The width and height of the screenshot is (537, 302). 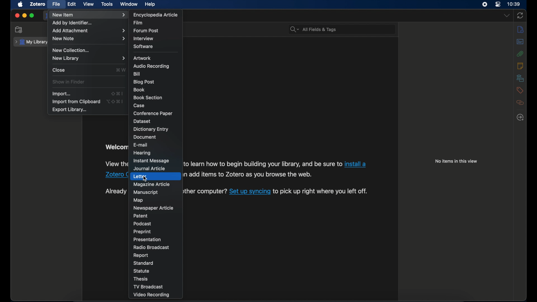 What do you see at coordinates (152, 247) in the screenshot?
I see `radio broadcast` at bounding box center [152, 247].